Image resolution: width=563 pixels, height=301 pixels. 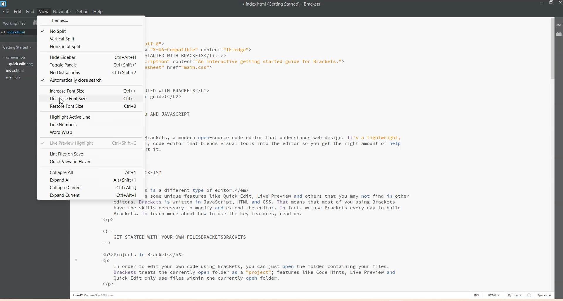 I want to click on Navigate, so click(x=62, y=12).